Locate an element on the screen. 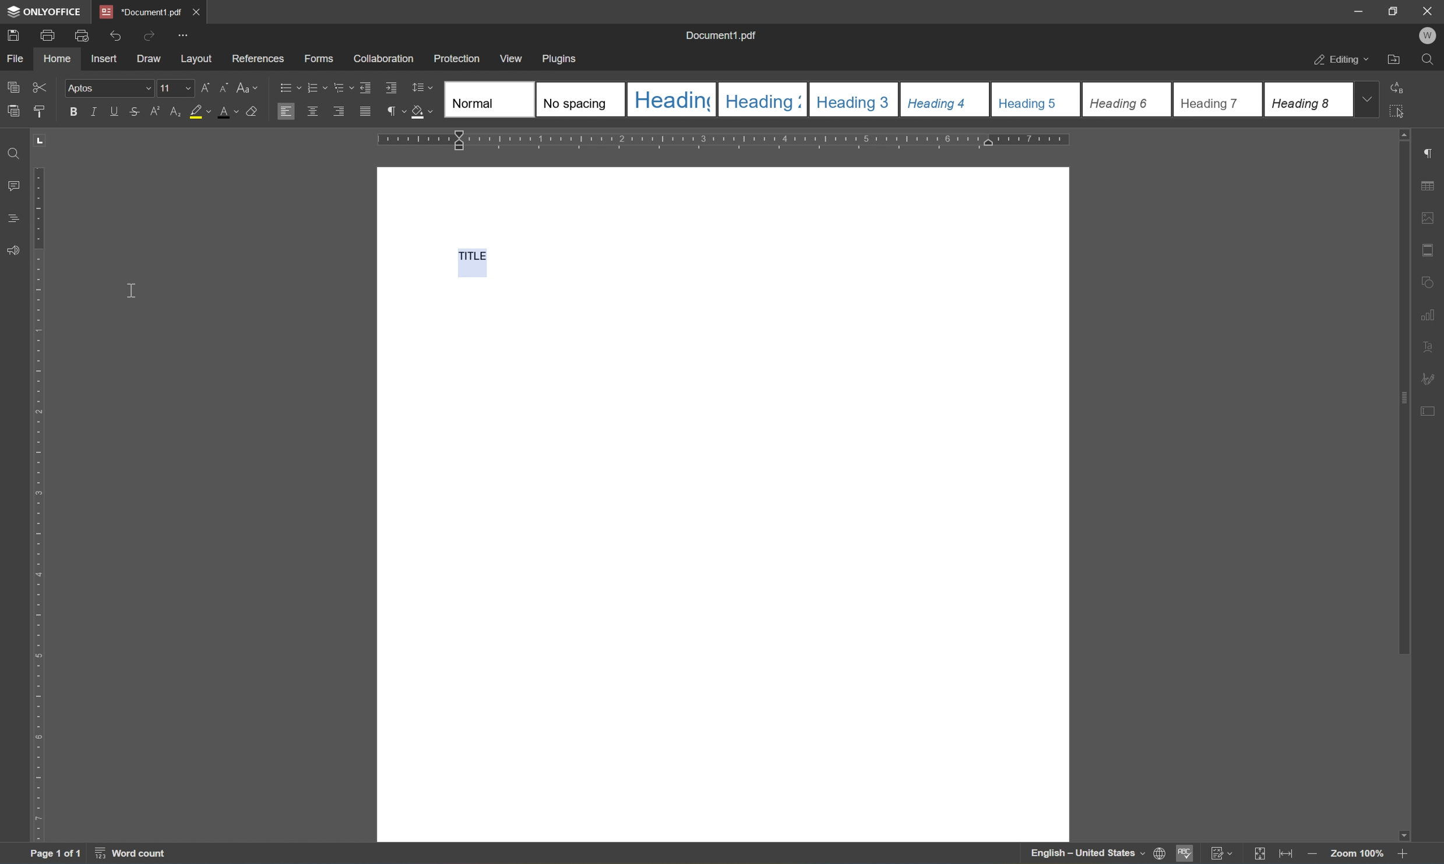  find is located at coordinates (1431, 59).